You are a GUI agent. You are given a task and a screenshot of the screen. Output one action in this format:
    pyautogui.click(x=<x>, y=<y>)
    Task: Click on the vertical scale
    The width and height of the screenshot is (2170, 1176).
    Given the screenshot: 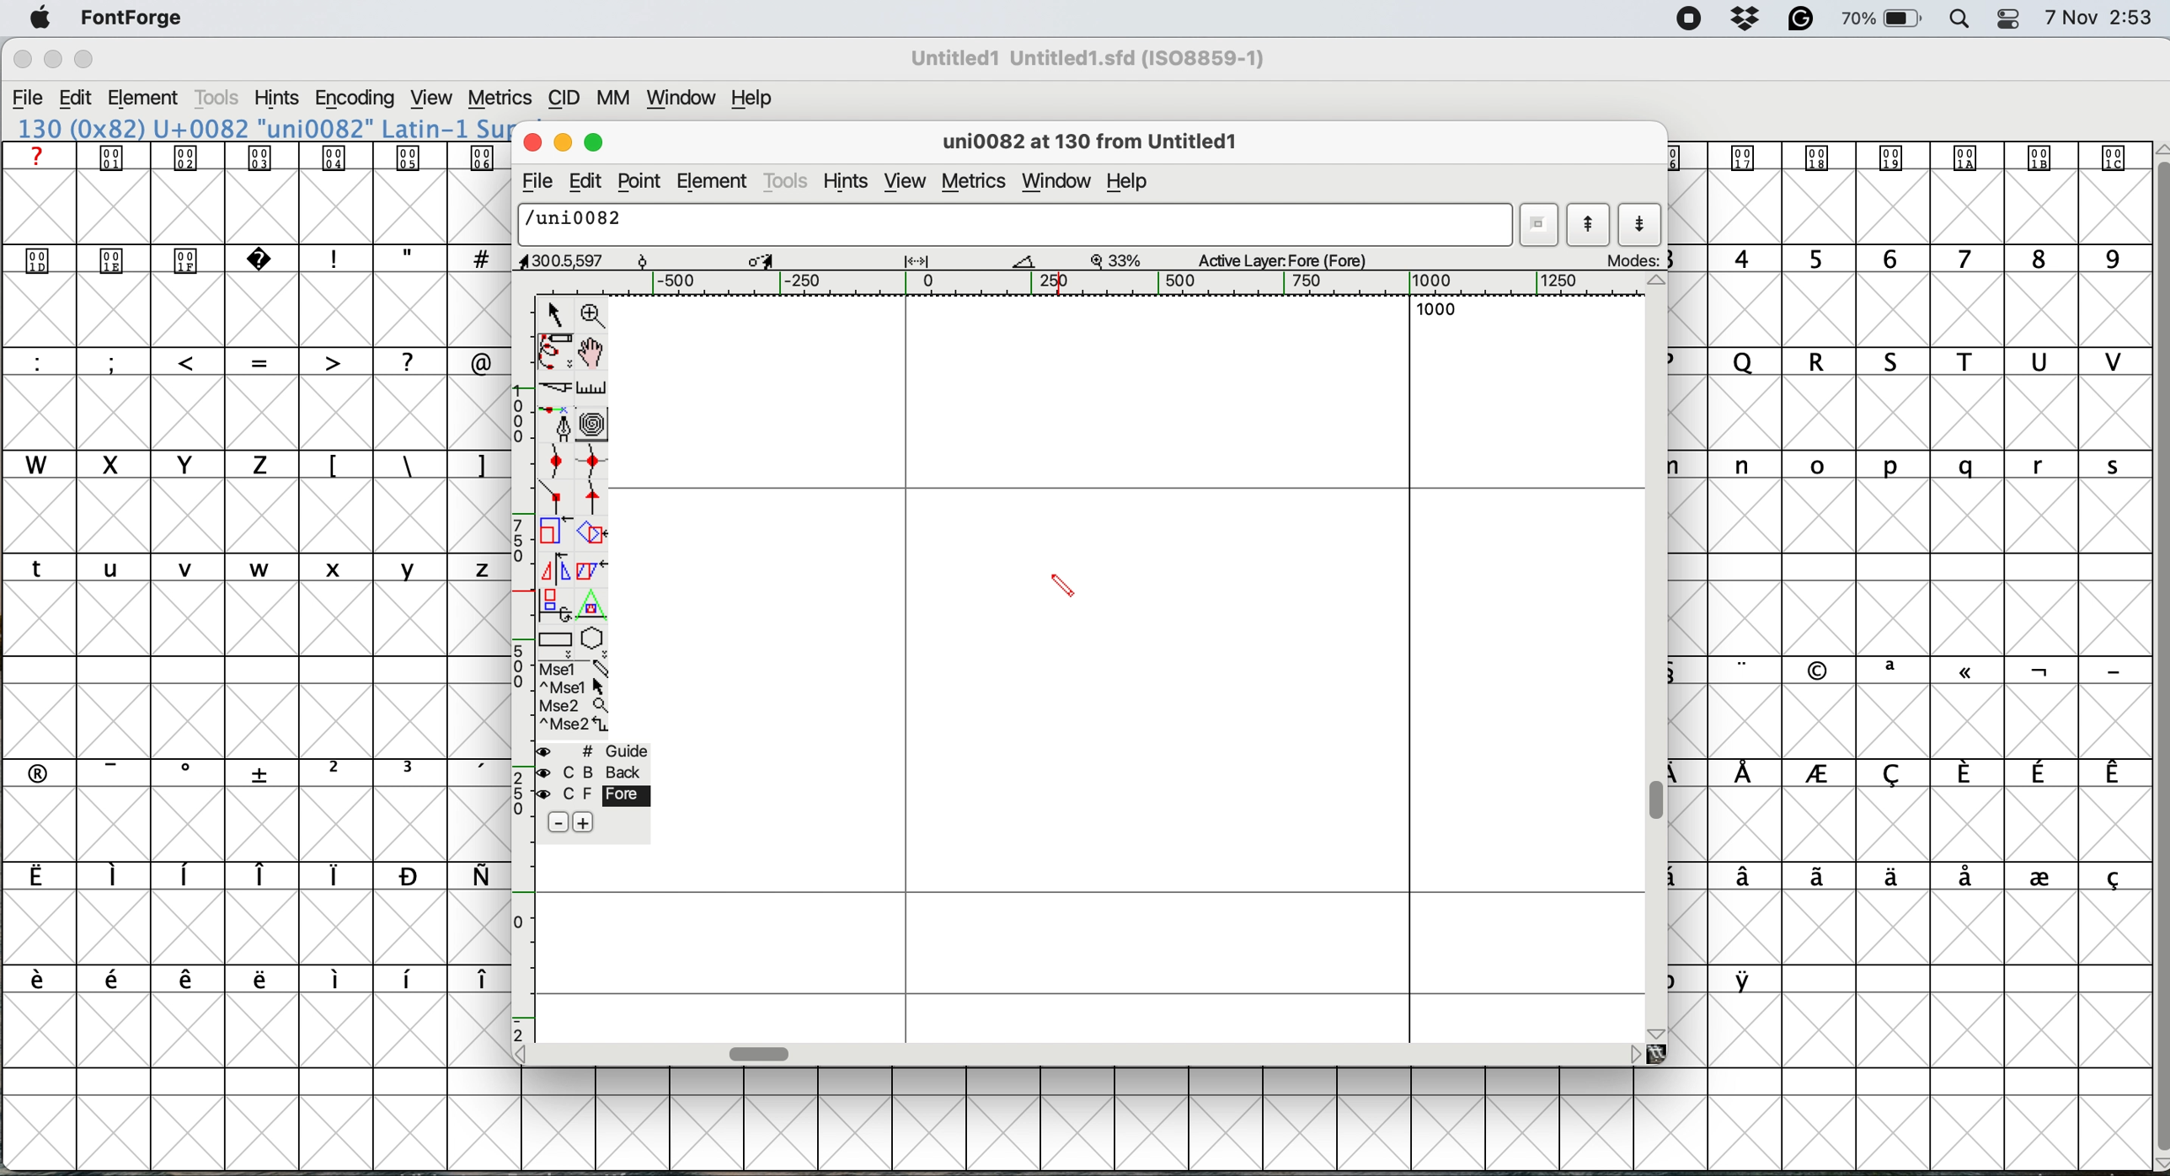 What is the action you would take?
    pyautogui.click(x=519, y=668)
    